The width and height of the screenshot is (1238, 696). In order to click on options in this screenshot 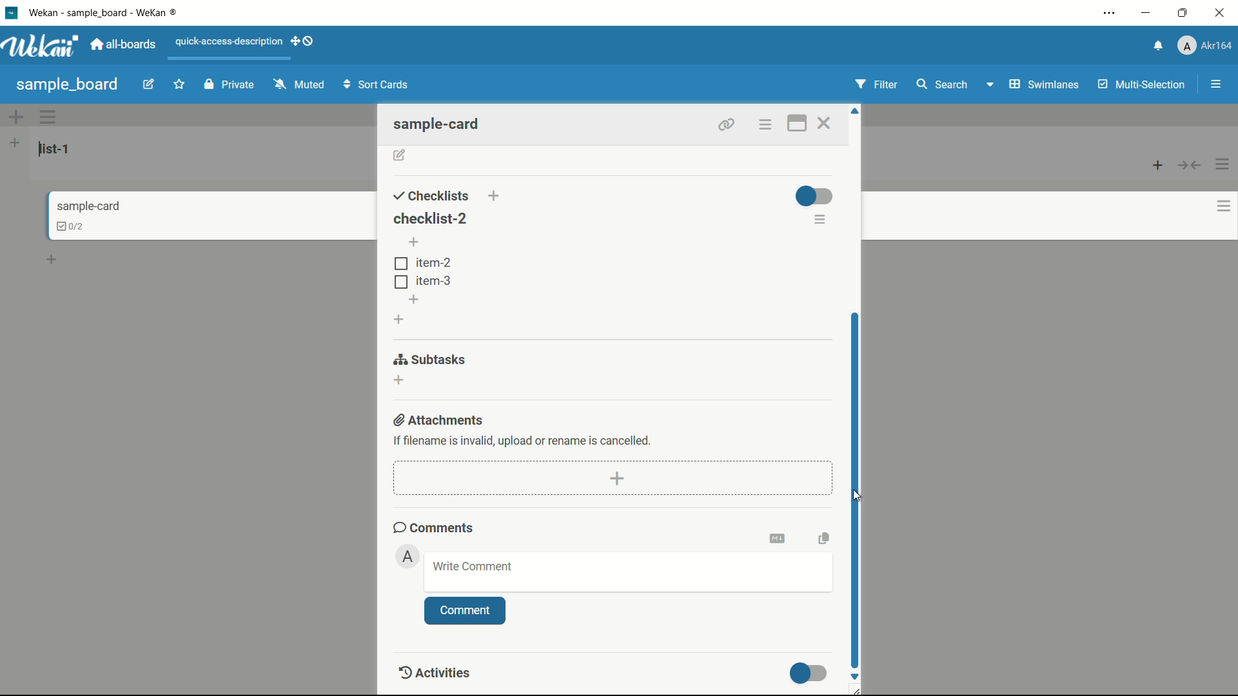, I will do `click(766, 124)`.